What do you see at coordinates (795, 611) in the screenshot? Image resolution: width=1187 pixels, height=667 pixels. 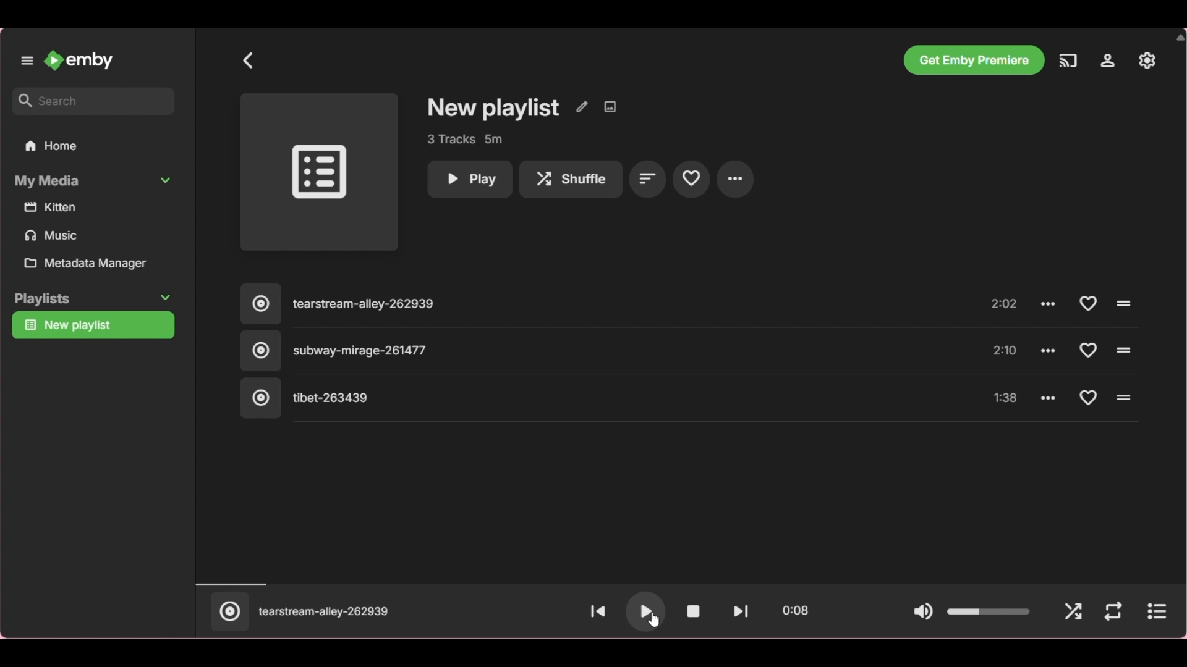 I see `Current timestamp of song playing` at bounding box center [795, 611].